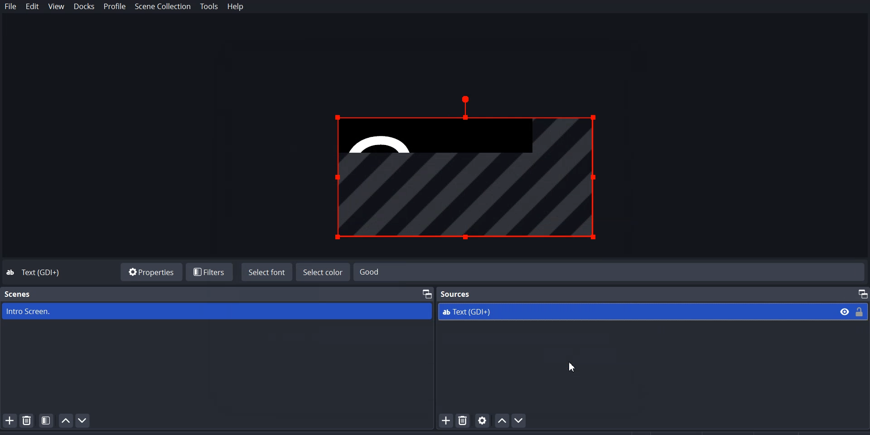 The width and height of the screenshot is (870, 435). Describe the element at coordinates (164, 7) in the screenshot. I see `Scene collection` at that location.